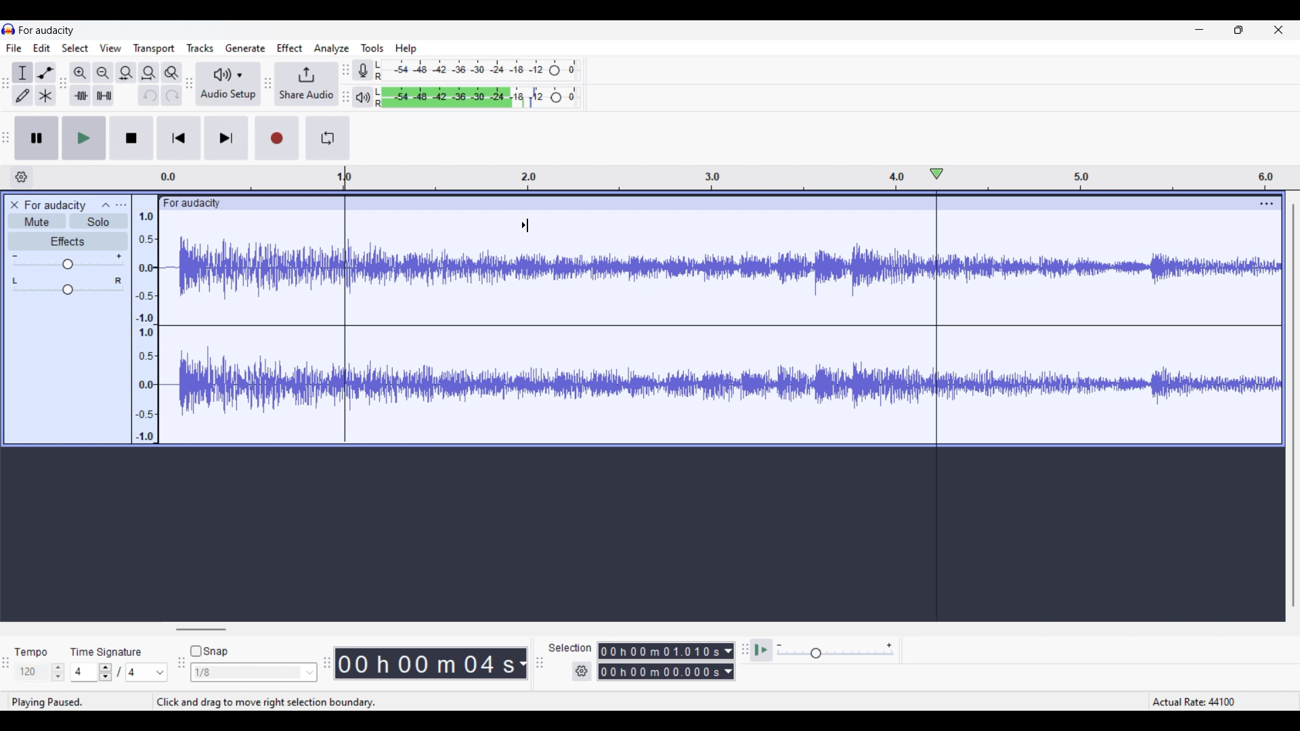 The image size is (1300, 731). Describe the element at coordinates (9, 29) in the screenshot. I see `Software logo` at that location.